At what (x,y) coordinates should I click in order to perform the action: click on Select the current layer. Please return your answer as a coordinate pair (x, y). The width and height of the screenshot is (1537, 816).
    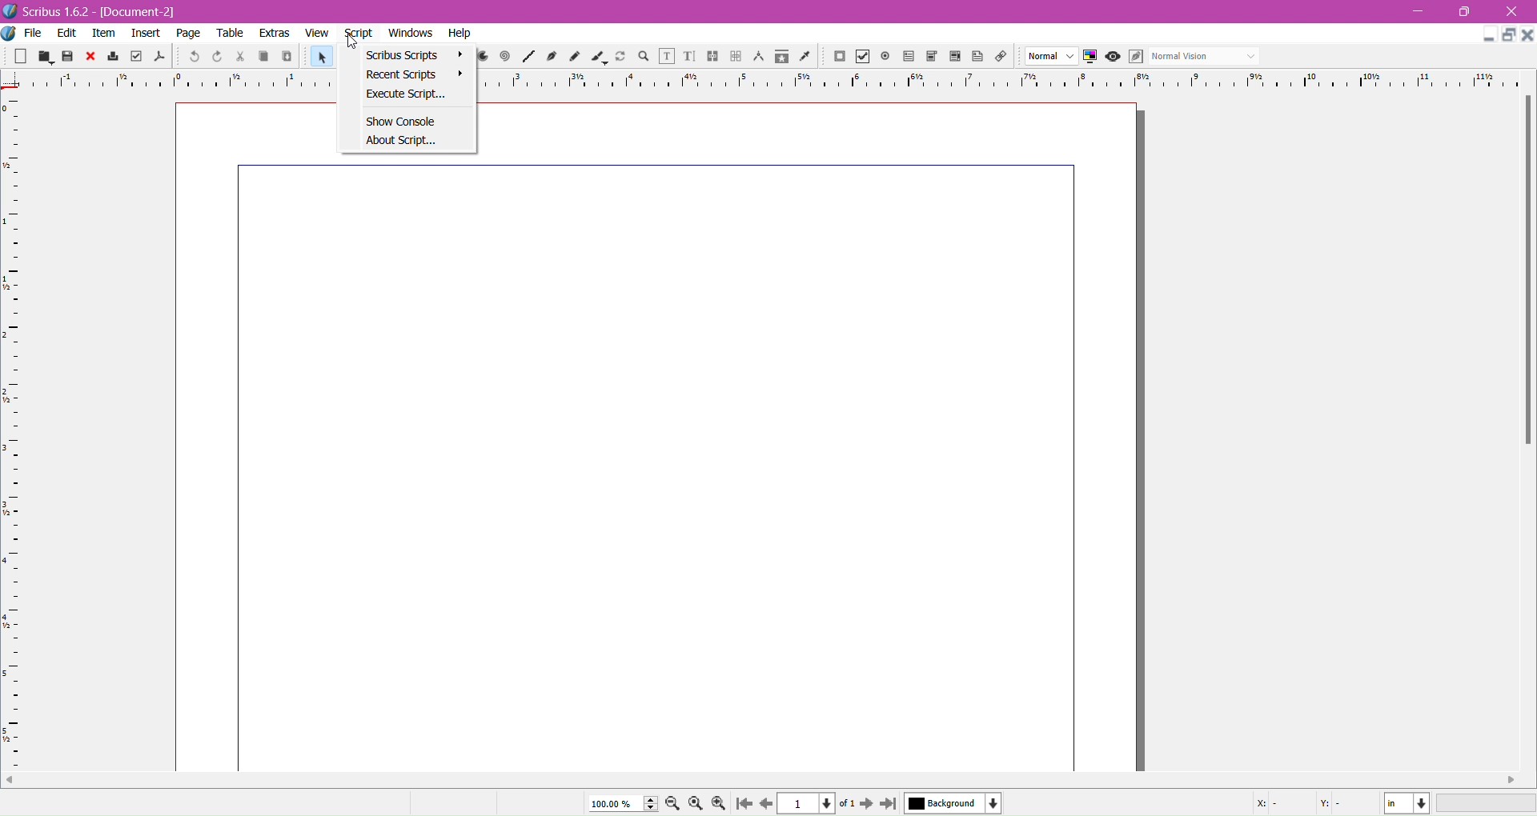
    Looking at the image, I should click on (953, 803).